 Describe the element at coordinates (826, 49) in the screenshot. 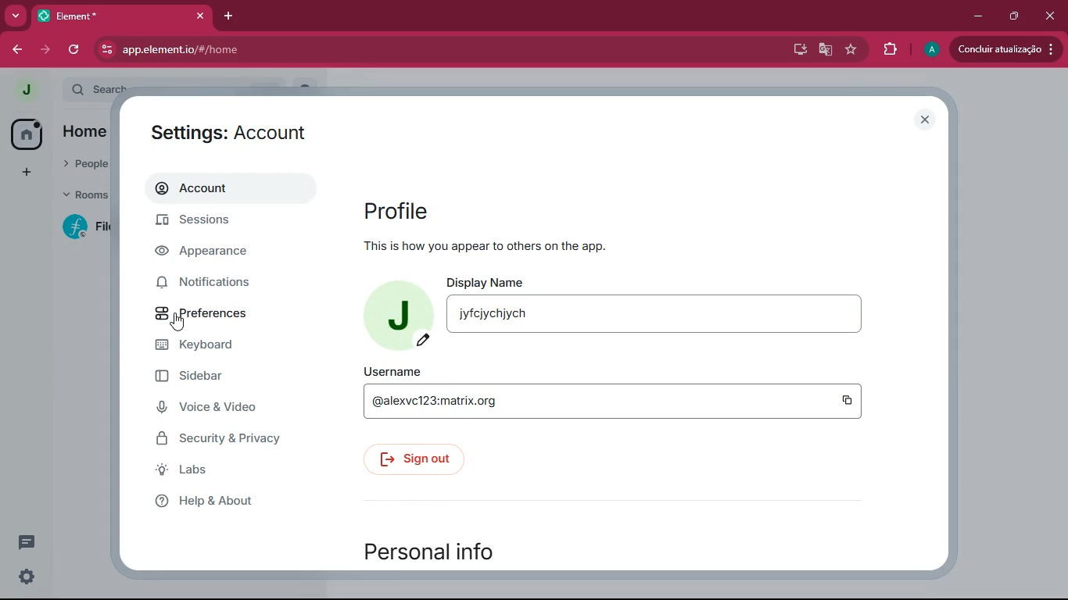

I see `google translate` at that location.